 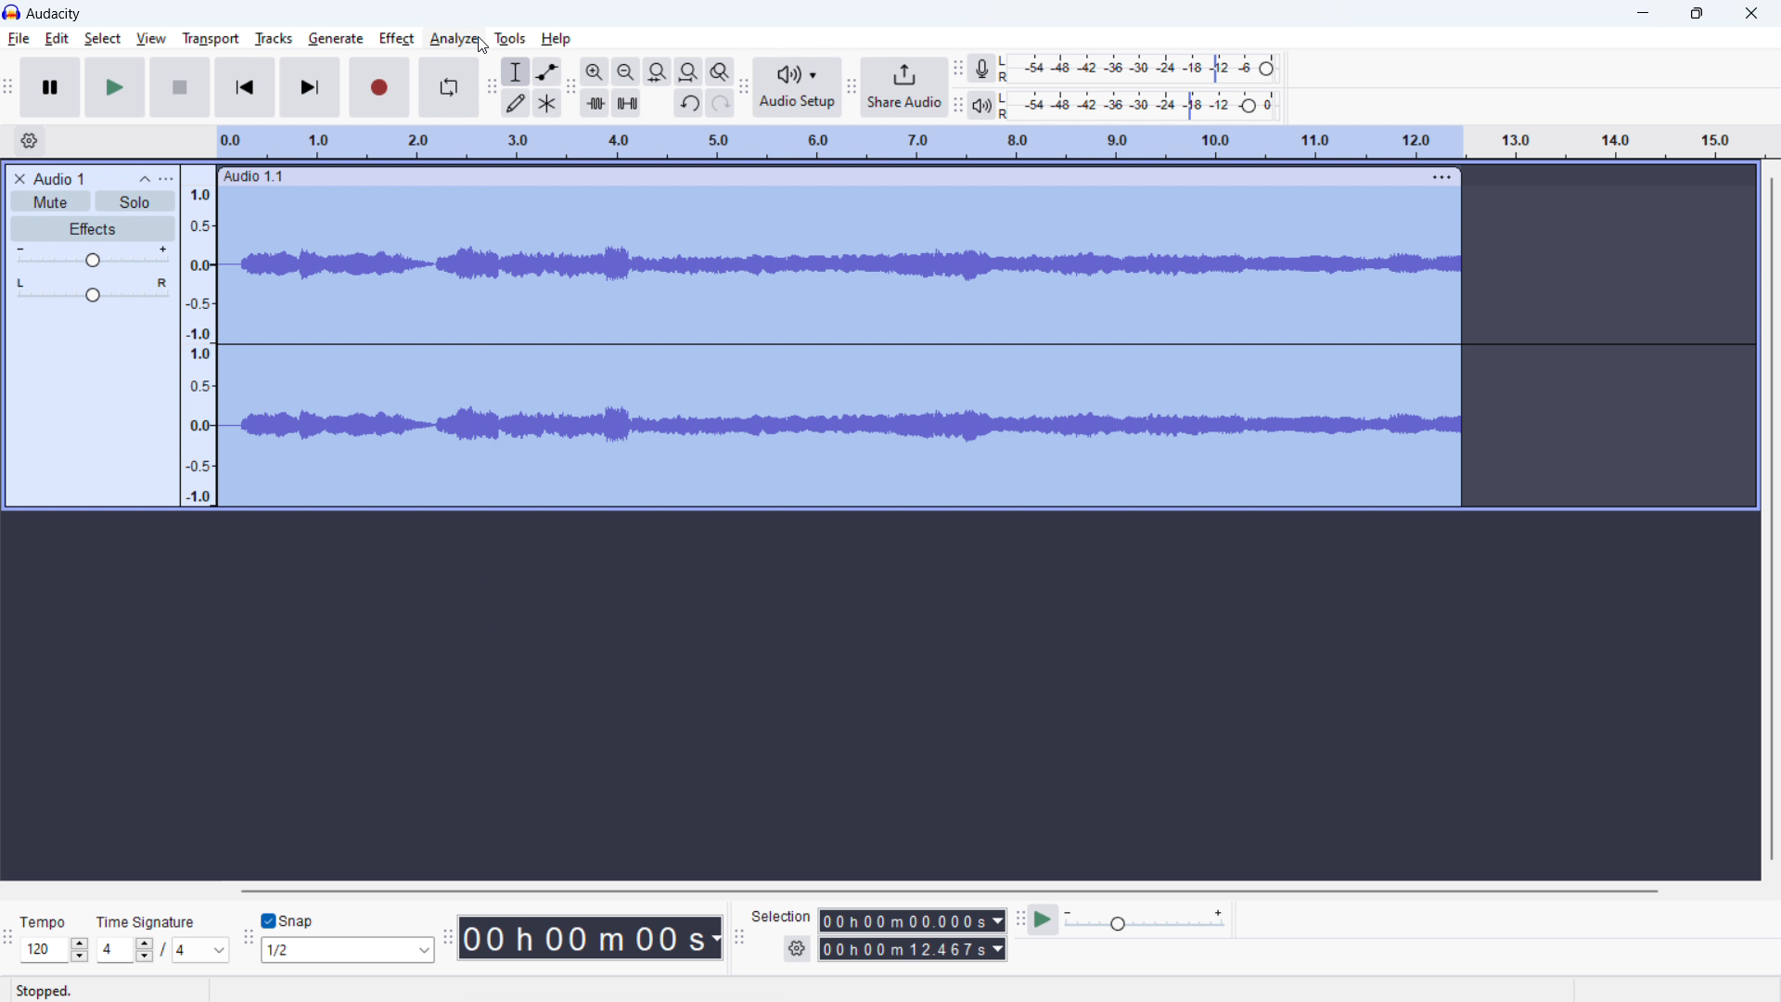 I want to click on play at speed toolbar, so click(x=1019, y=918).